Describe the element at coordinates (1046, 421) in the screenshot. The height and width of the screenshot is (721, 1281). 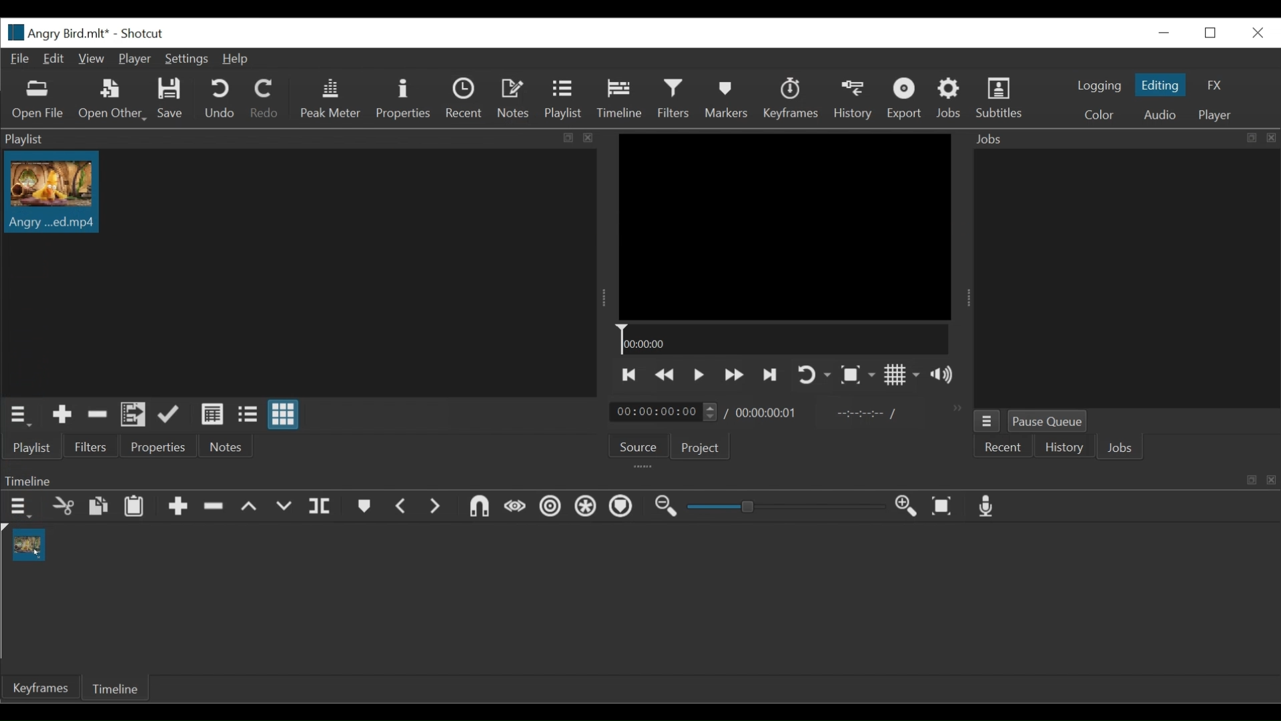
I see `Pause Queue` at that location.